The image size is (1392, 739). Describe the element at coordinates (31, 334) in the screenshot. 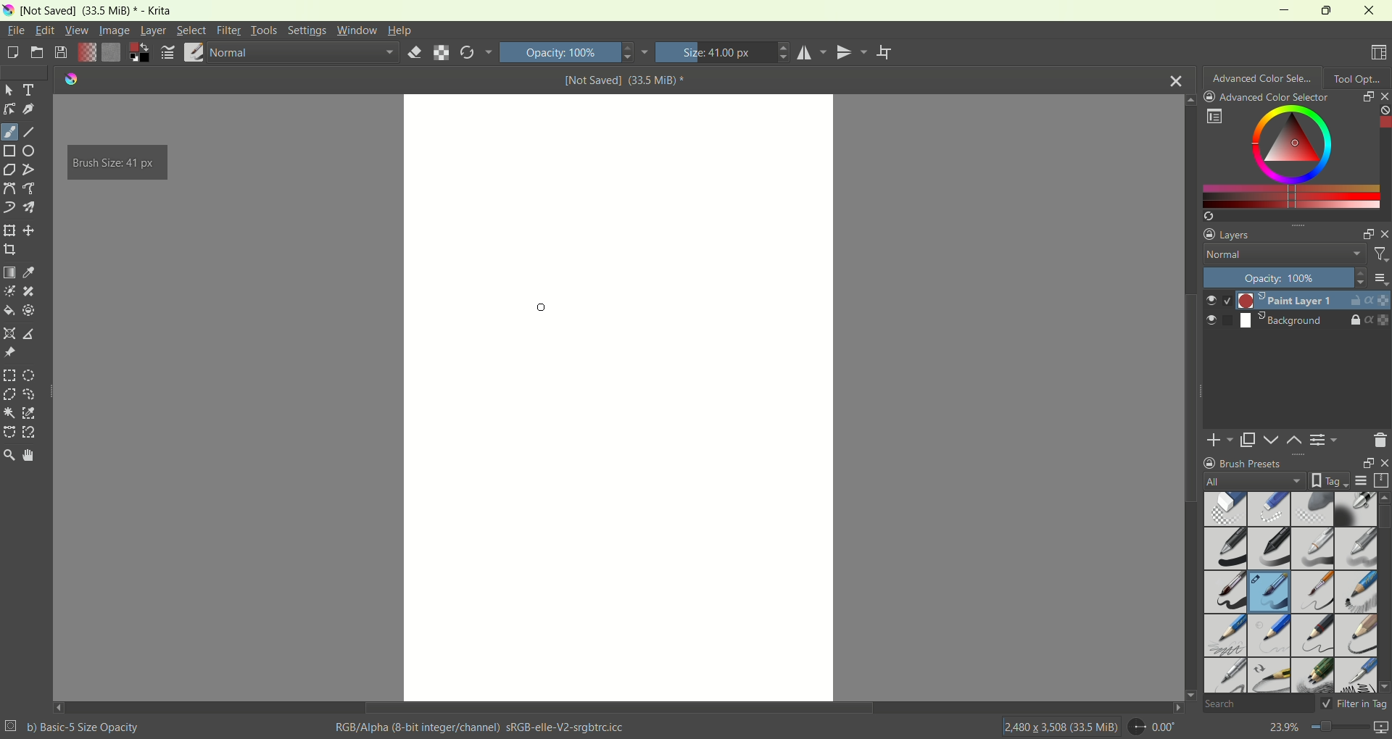

I see `measure distance between two points` at that location.